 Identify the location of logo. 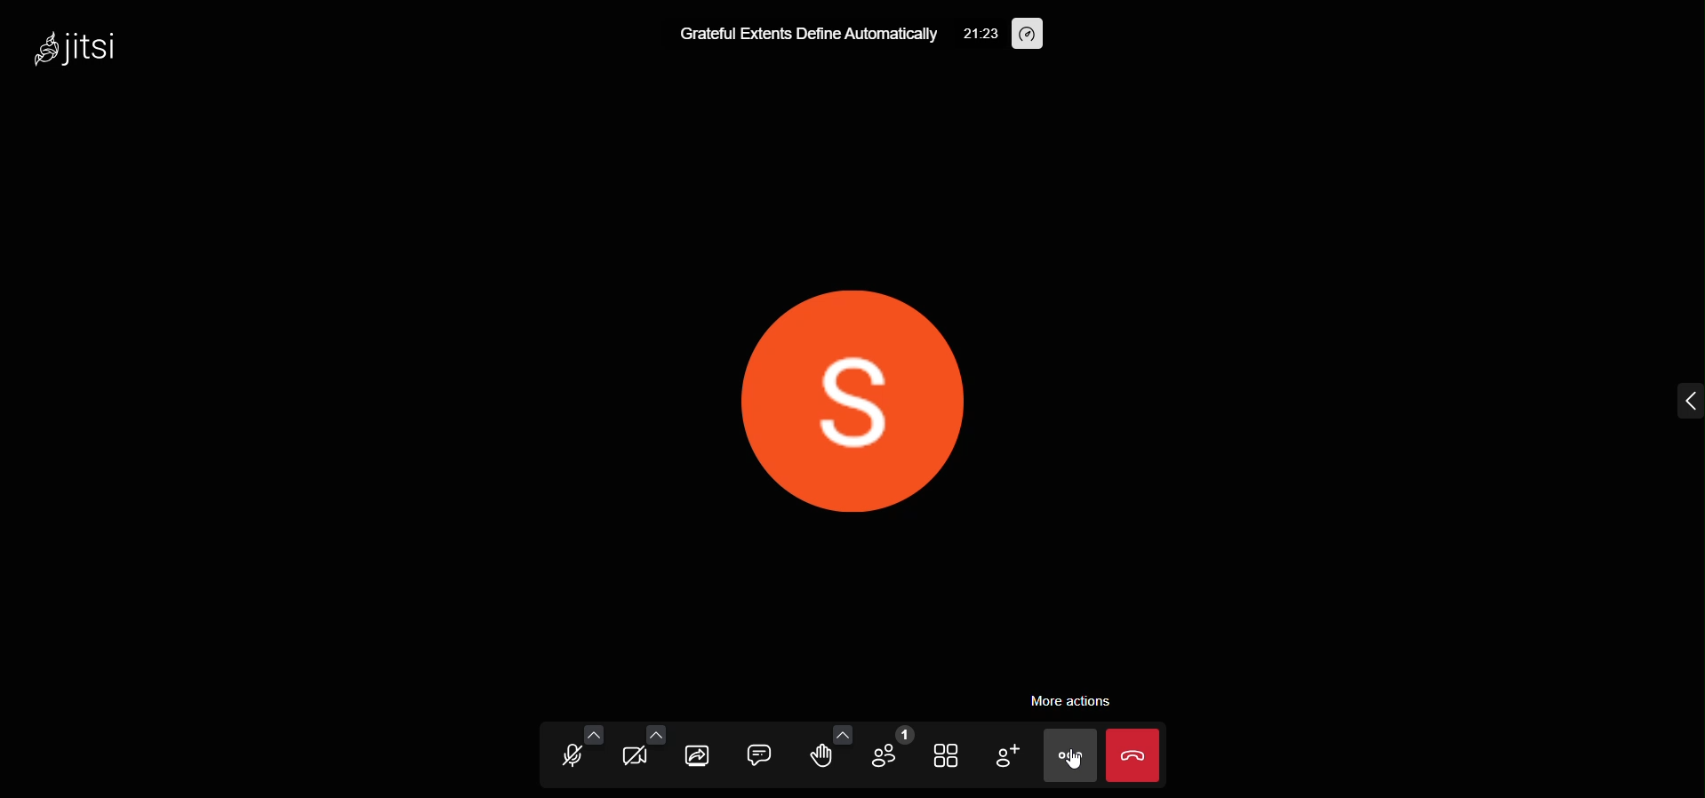
(81, 48).